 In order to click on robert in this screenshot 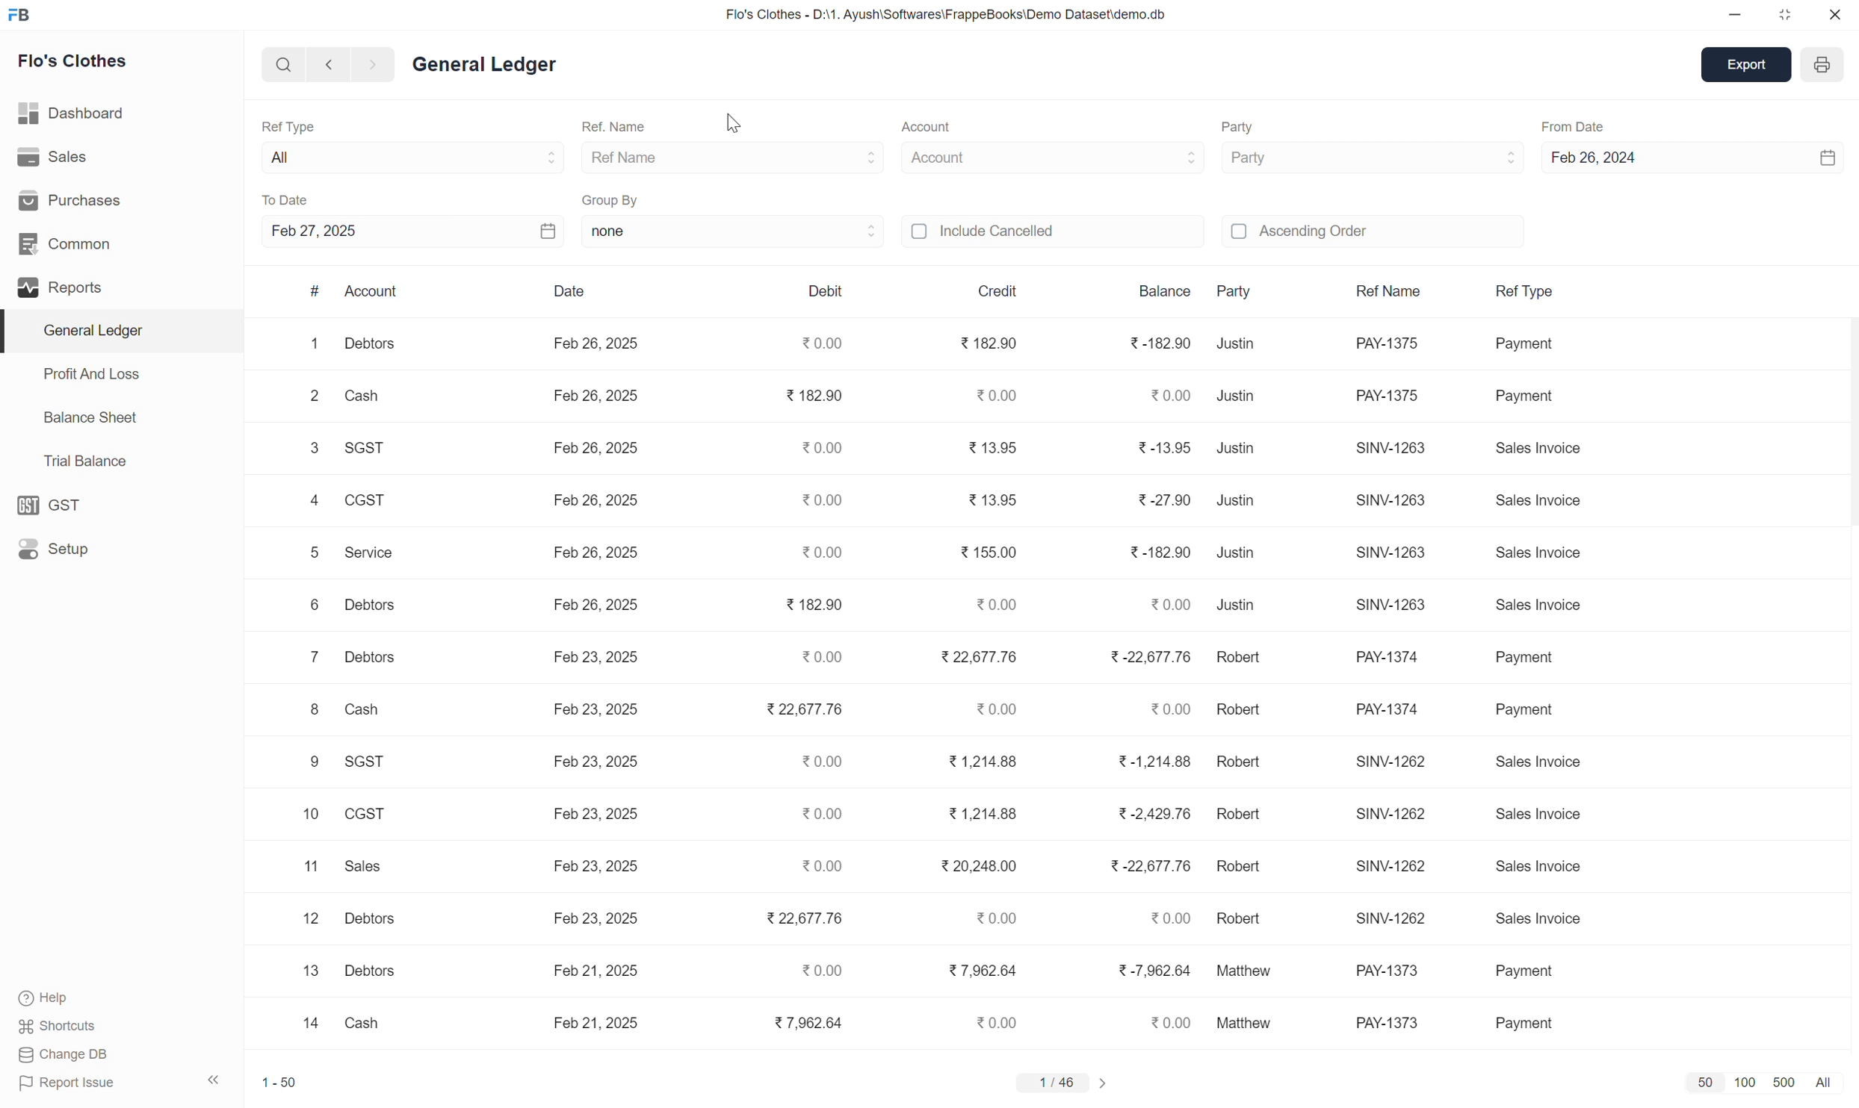, I will do `click(1240, 763)`.